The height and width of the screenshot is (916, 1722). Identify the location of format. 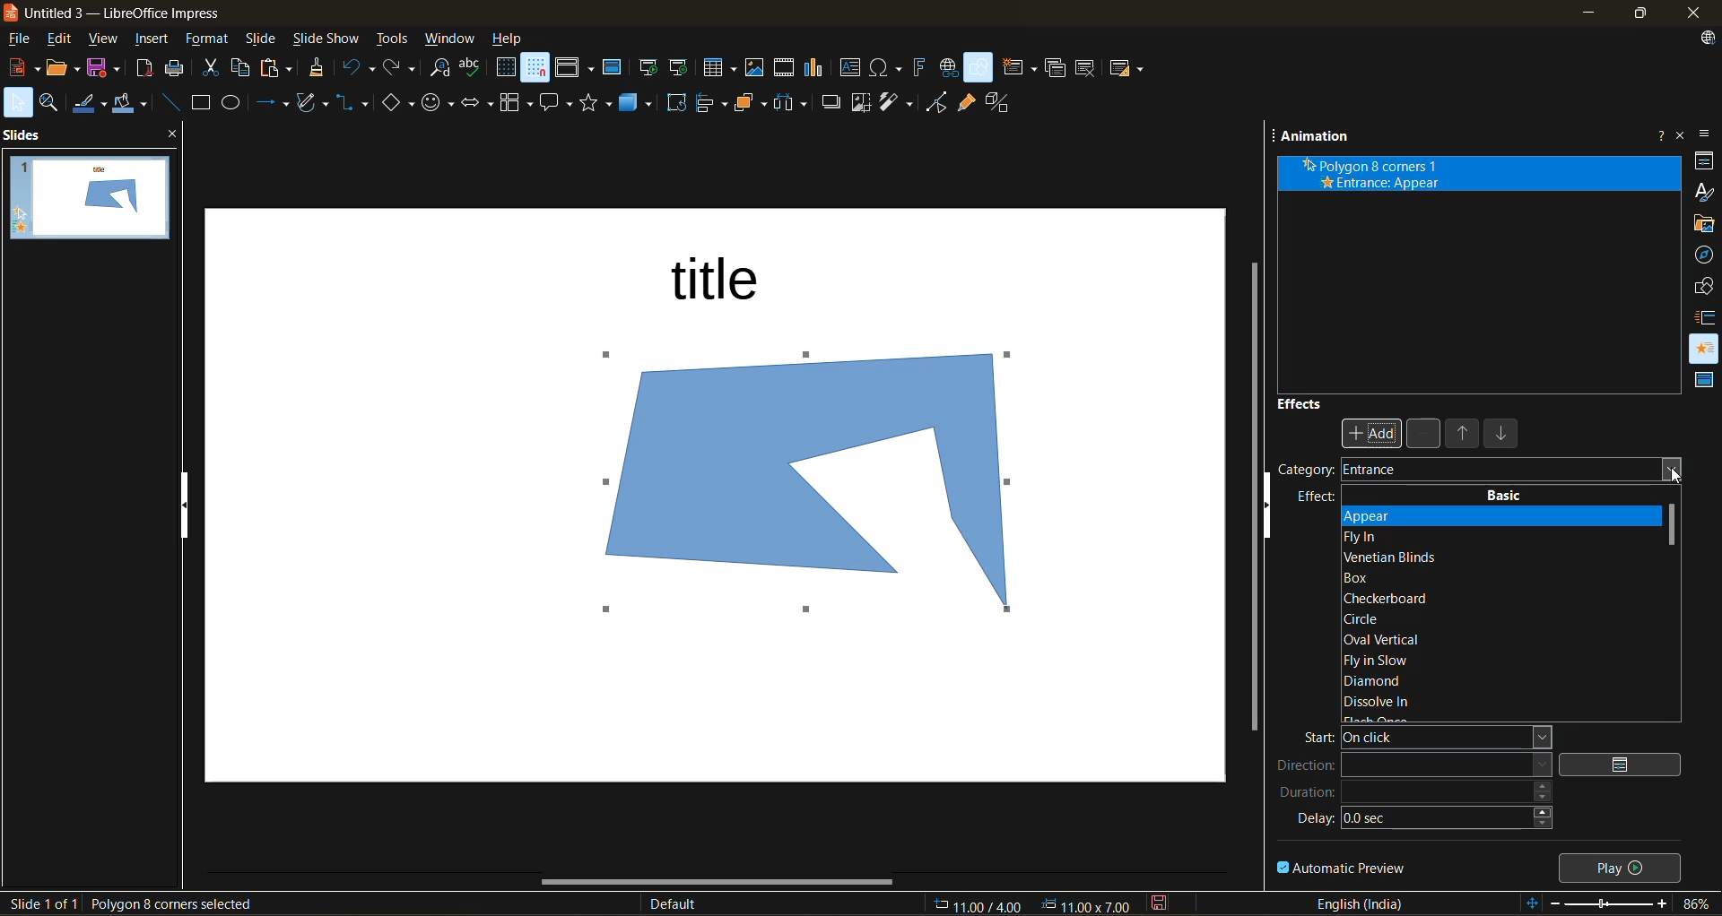
(204, 40).